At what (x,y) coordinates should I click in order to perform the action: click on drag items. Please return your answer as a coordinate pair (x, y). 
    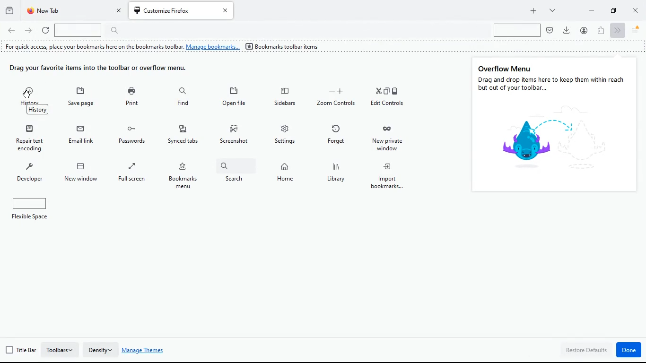
    Looking at the image, I should click on (105, 69).